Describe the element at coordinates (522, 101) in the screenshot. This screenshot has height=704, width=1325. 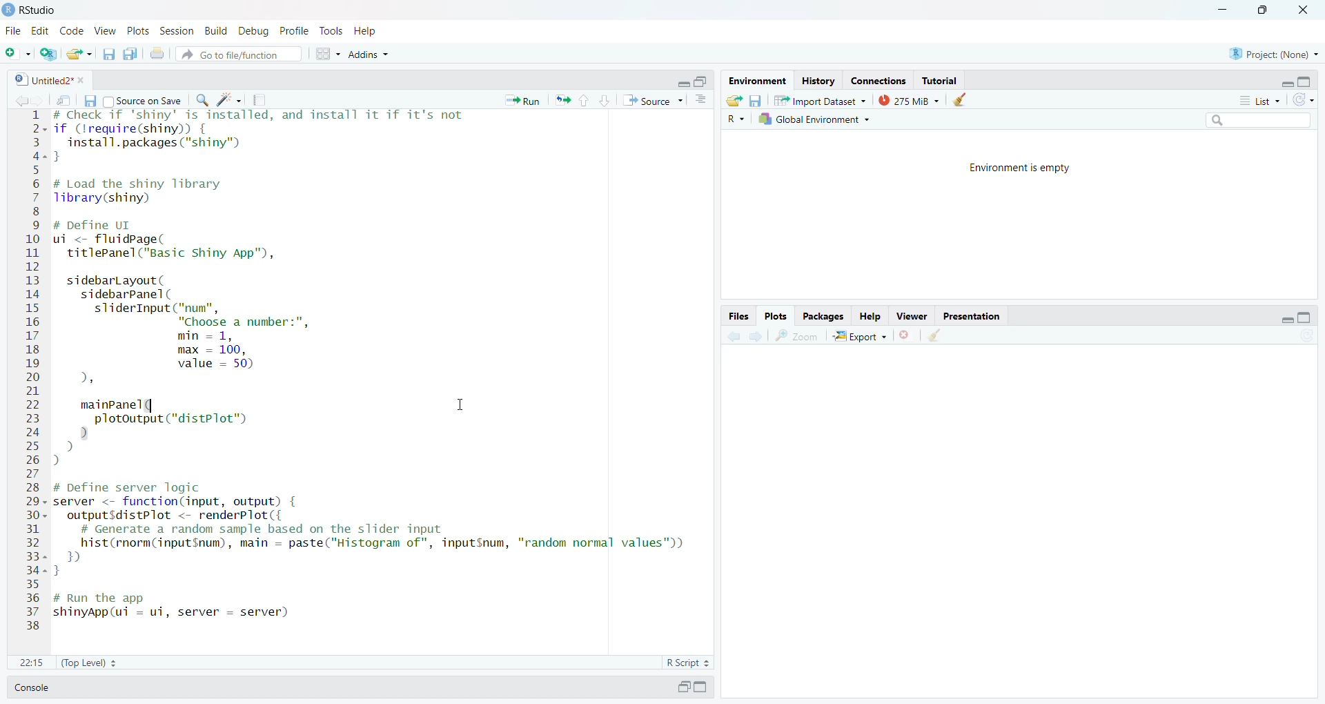
I see `Run` at that location.